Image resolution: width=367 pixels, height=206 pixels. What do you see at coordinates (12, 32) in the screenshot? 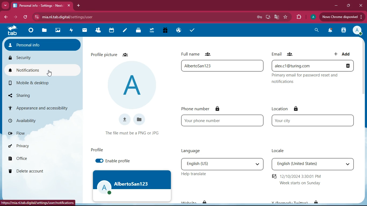
I see `tab` at bounding box center [12, 32].